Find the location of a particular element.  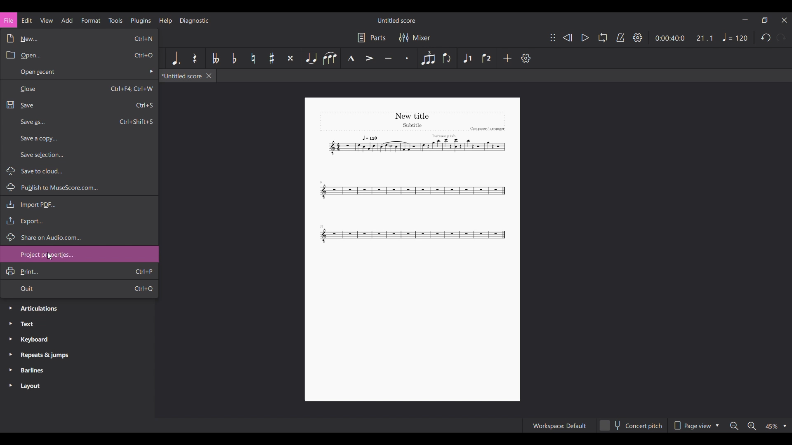

Format menu  is located at coordinates (91, 21).